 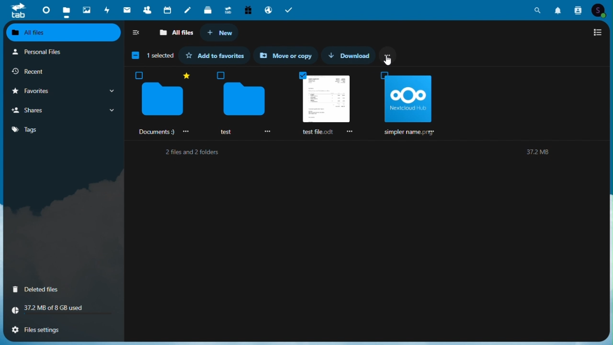 What do you see at coordinates (387, 56) in the screenshot?
I see `More options` at bounding box center [387, 56].